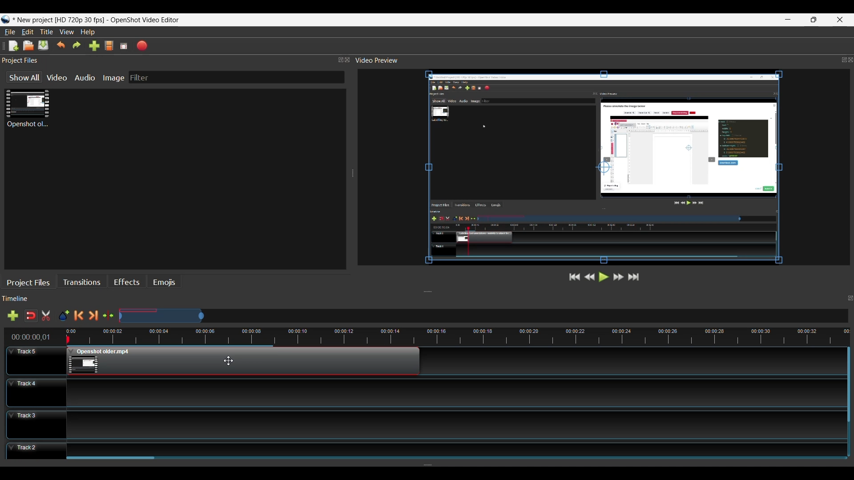 This screenshot has height=480, width=854. What do you see at coordinates (165, 283) in the screenshot?
I see `Emojis` at bounding box center [165, 283].